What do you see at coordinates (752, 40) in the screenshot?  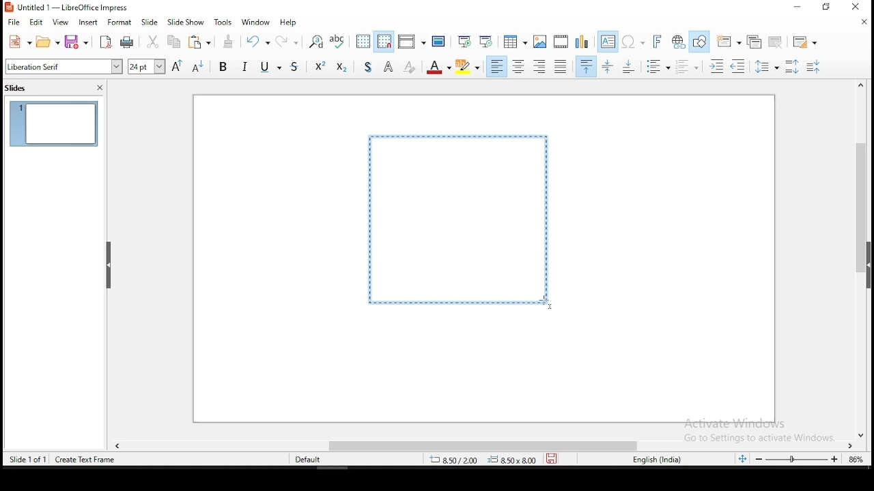 I see `duplicate slide` at bounding box center [752, 40].